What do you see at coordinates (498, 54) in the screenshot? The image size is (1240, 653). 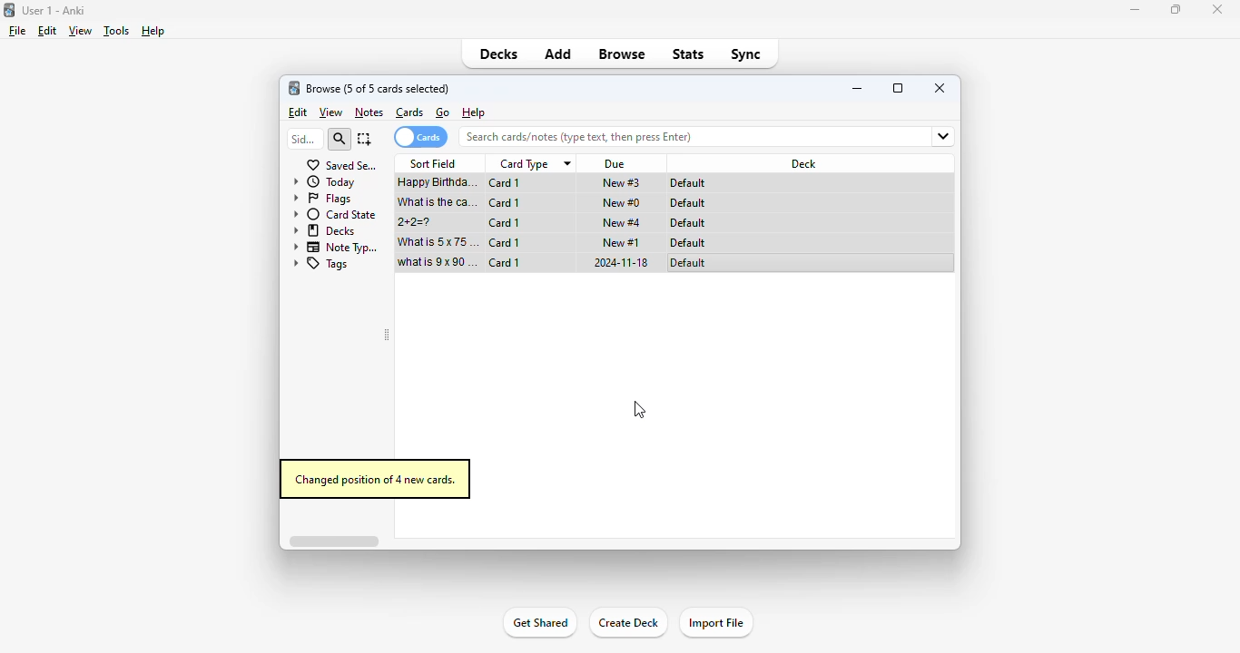 I see `decks` at bounding box center [498, 54].